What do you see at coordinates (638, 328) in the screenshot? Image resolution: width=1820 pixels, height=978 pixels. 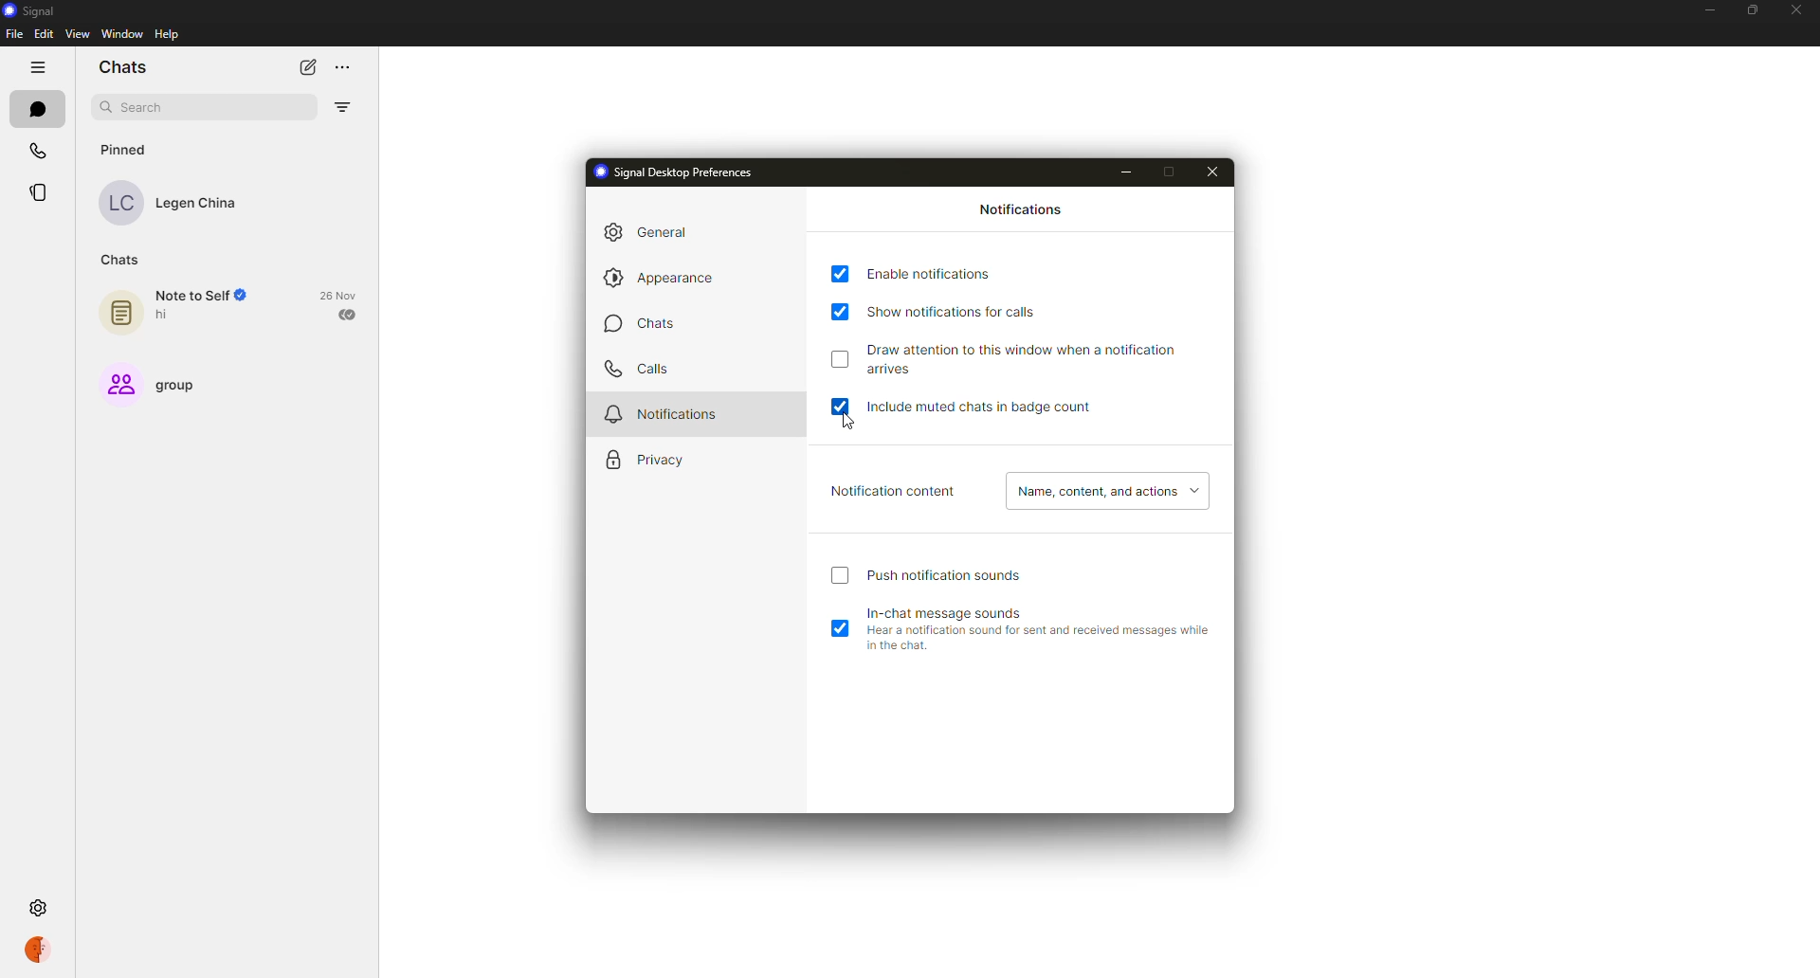 I see `chats` at bounding box center [638, 328].